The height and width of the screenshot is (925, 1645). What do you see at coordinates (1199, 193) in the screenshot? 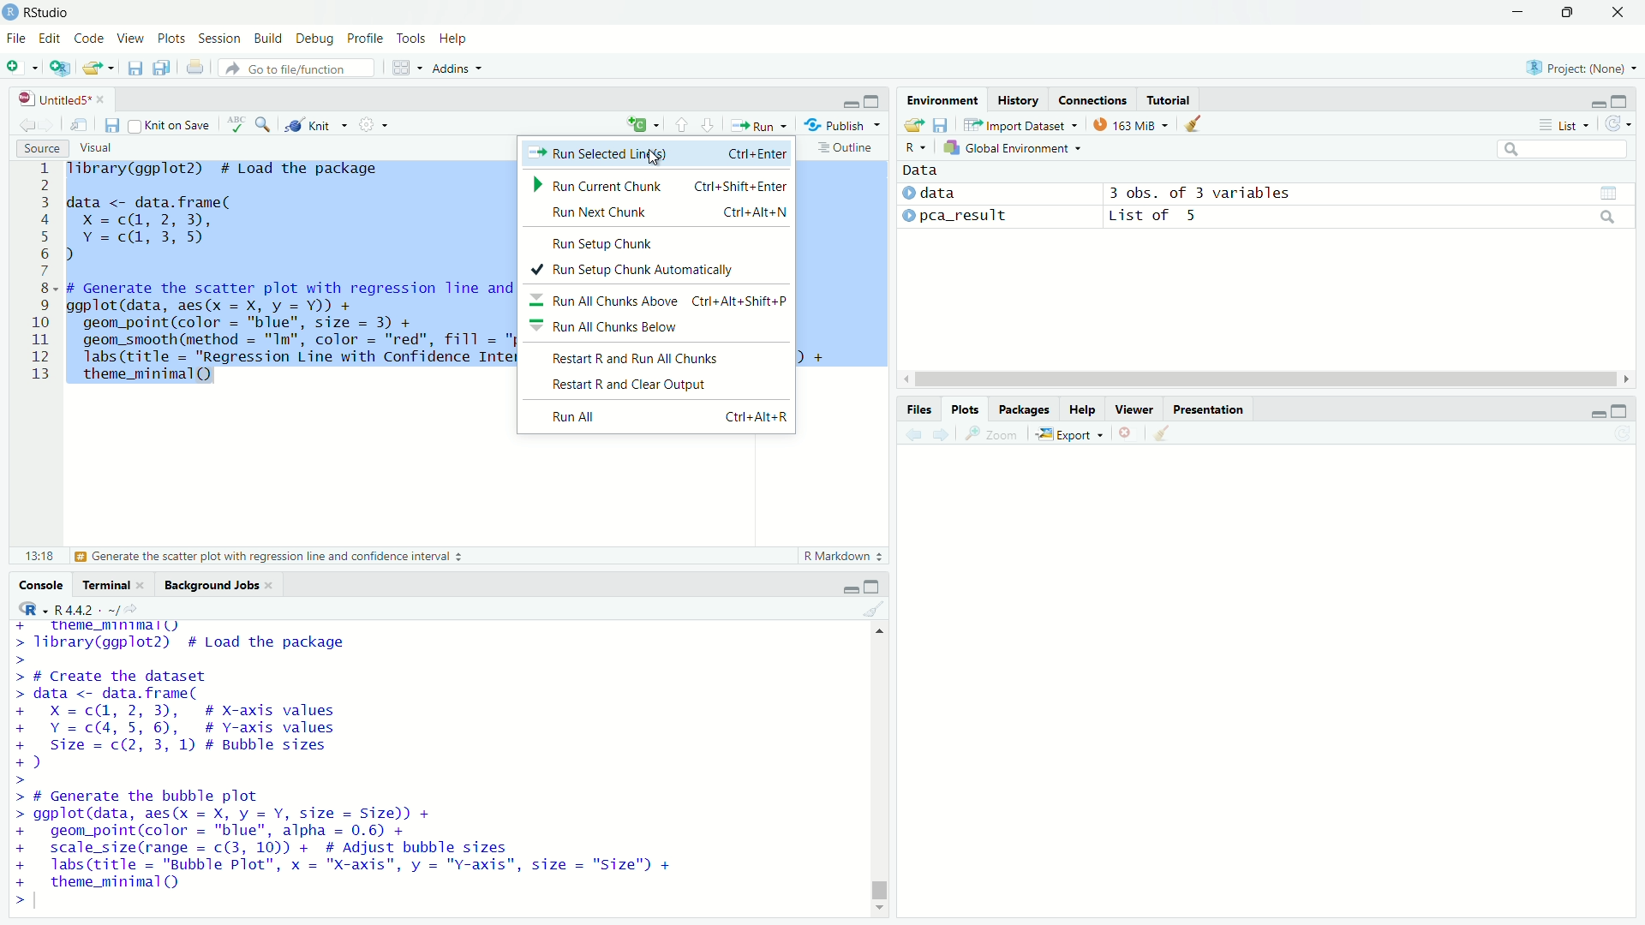
I see `3 obs. of 3 variables` at bounding box center [1199, 193].